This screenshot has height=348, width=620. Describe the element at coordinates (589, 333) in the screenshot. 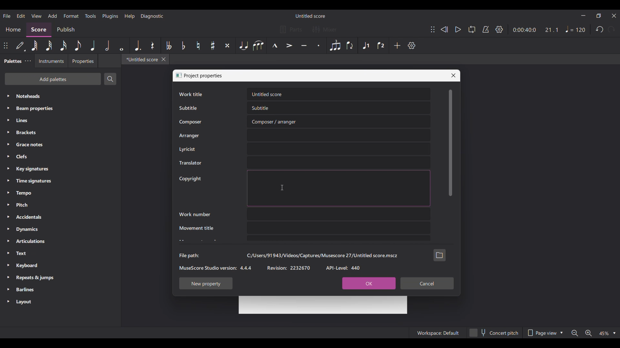

I see `Zoom in` at that location.